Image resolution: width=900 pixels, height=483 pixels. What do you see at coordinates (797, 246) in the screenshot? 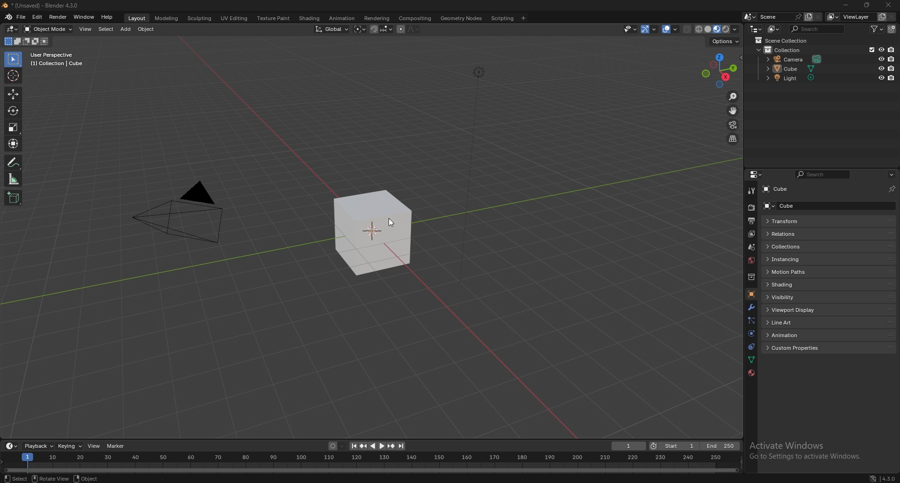
I see `collections` at bounding box center [797, 246].